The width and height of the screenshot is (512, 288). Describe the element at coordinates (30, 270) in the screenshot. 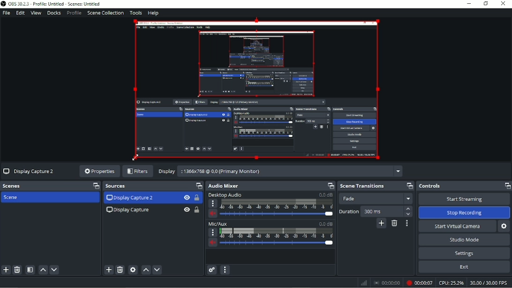

I see `Open scene filters` at that location.